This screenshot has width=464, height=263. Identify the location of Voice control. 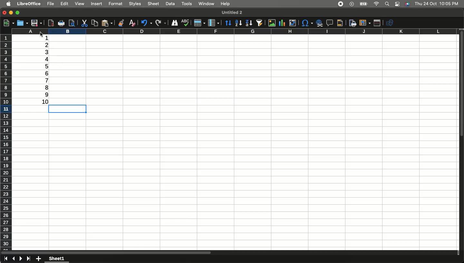
(407, 4).